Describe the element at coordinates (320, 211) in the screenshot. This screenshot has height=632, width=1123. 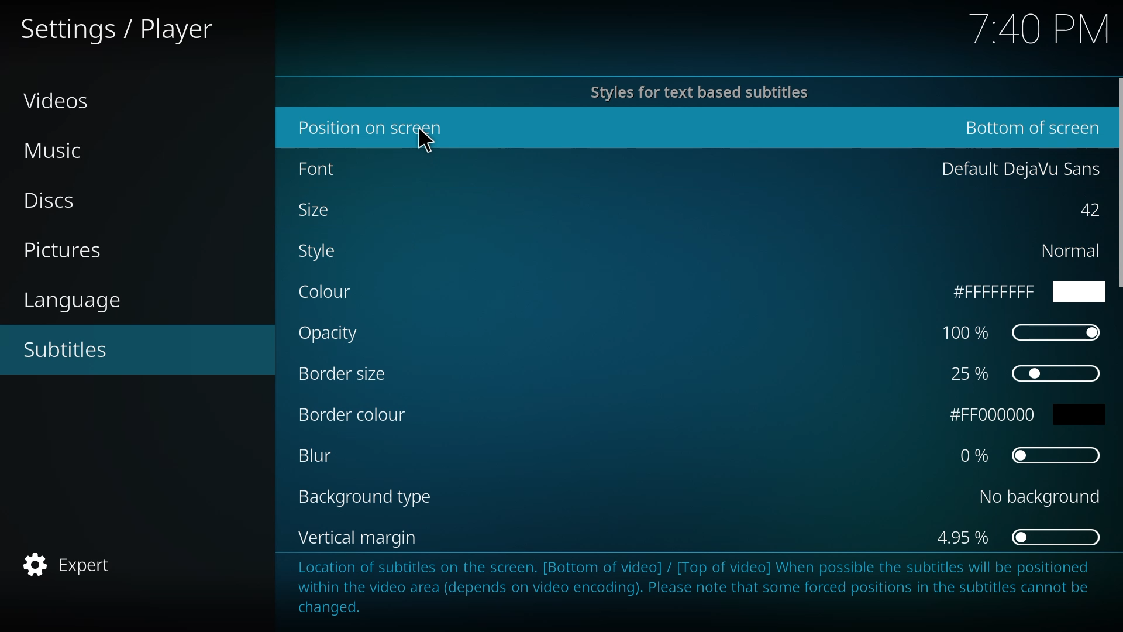
I see `size` at that location.